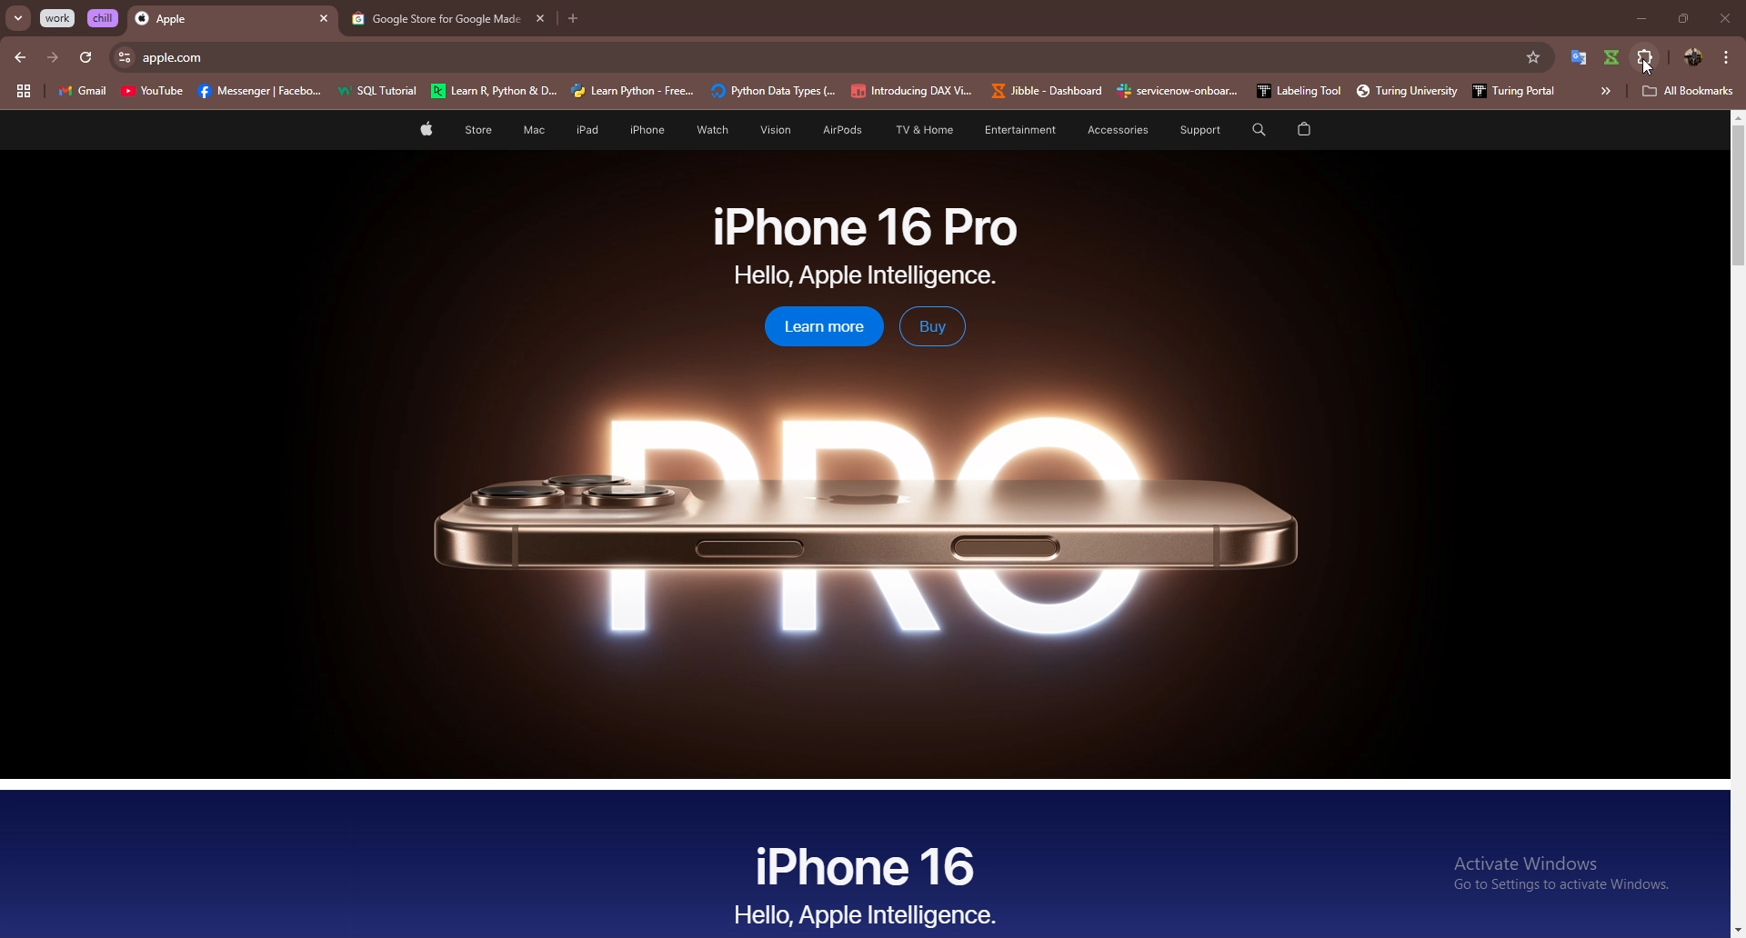  Describe the element at coordinates (533, 131) in the screenshot. I see `Mac` at that location.